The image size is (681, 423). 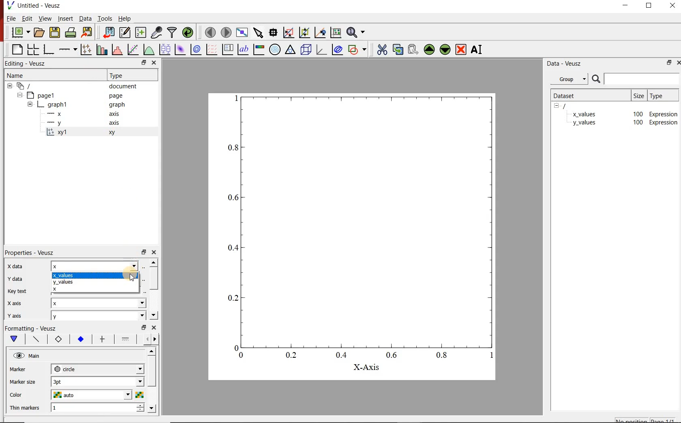 What do you see at coordinates (146, 340) in the screenshot?
I see `previous options` at bounding box center [146, 340].